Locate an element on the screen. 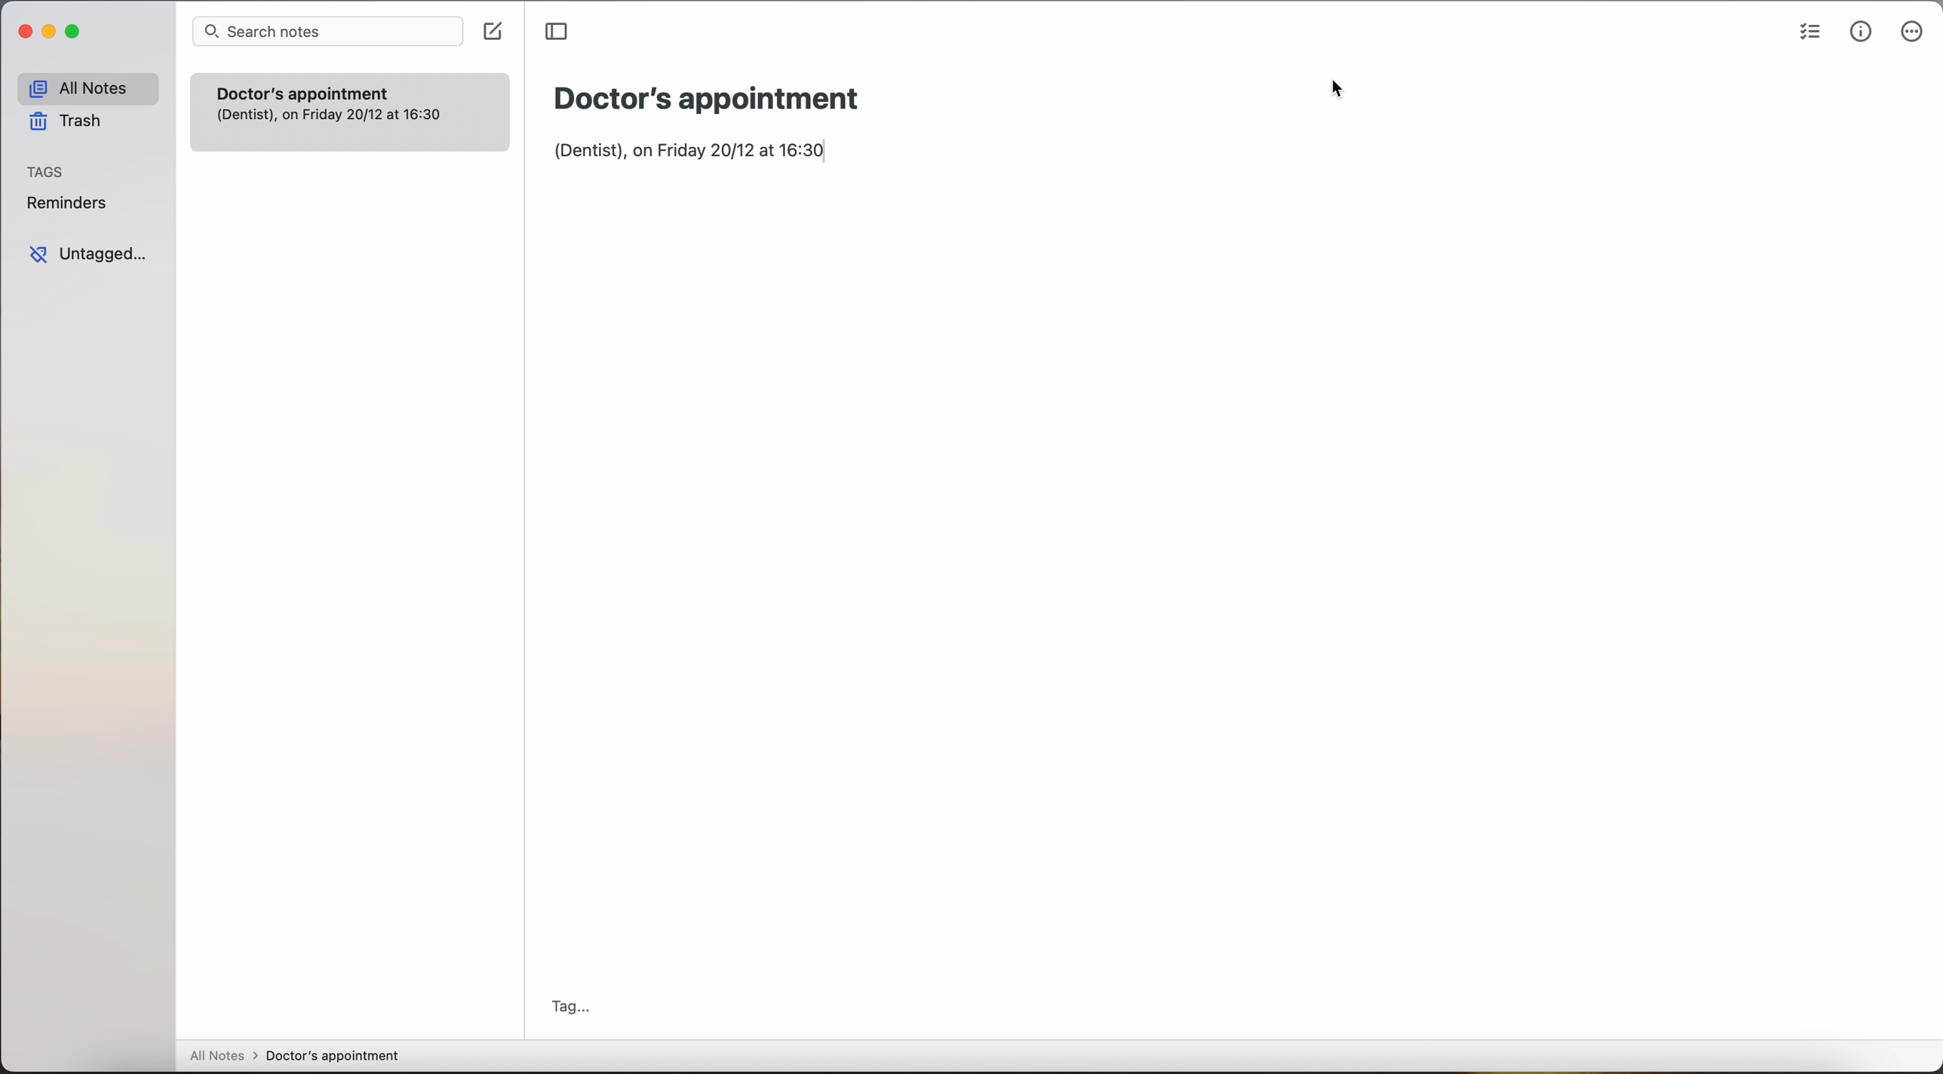 The height and width of the screenshot is (1074, 1943). (Dentist), on Friday 20/12 at 16:30 is located at coordinates (339, 123).